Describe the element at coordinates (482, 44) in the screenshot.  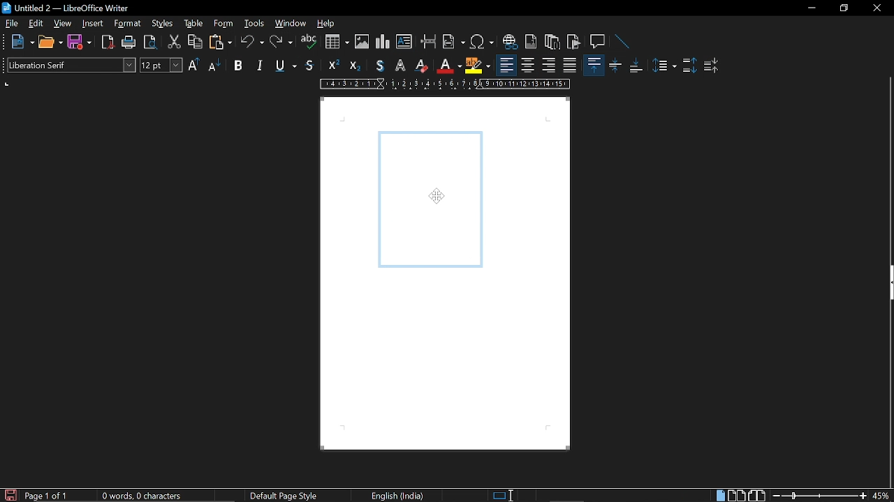
I see `insert symbol` at that location.